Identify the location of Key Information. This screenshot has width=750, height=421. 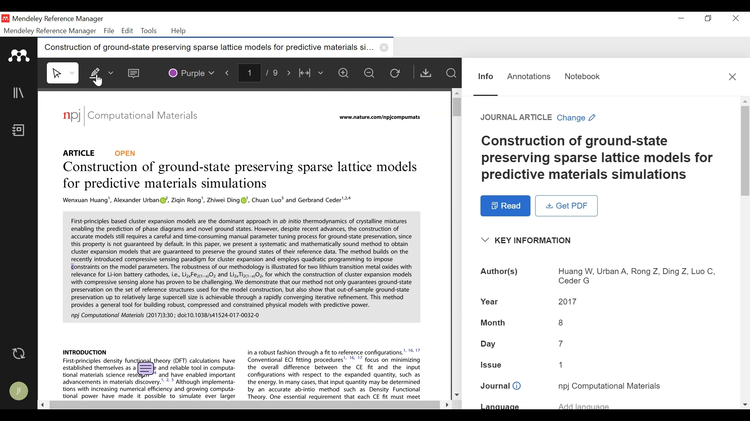
(529, 241).